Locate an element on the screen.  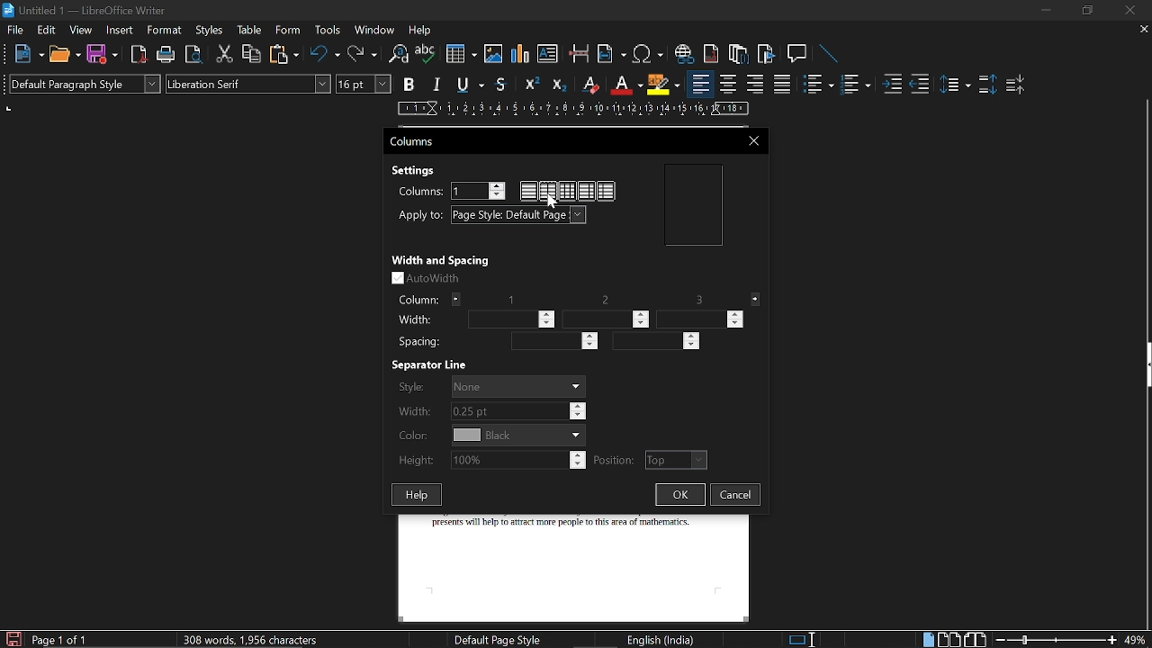
Toggle unordered list is located at coordinates (818, 85).